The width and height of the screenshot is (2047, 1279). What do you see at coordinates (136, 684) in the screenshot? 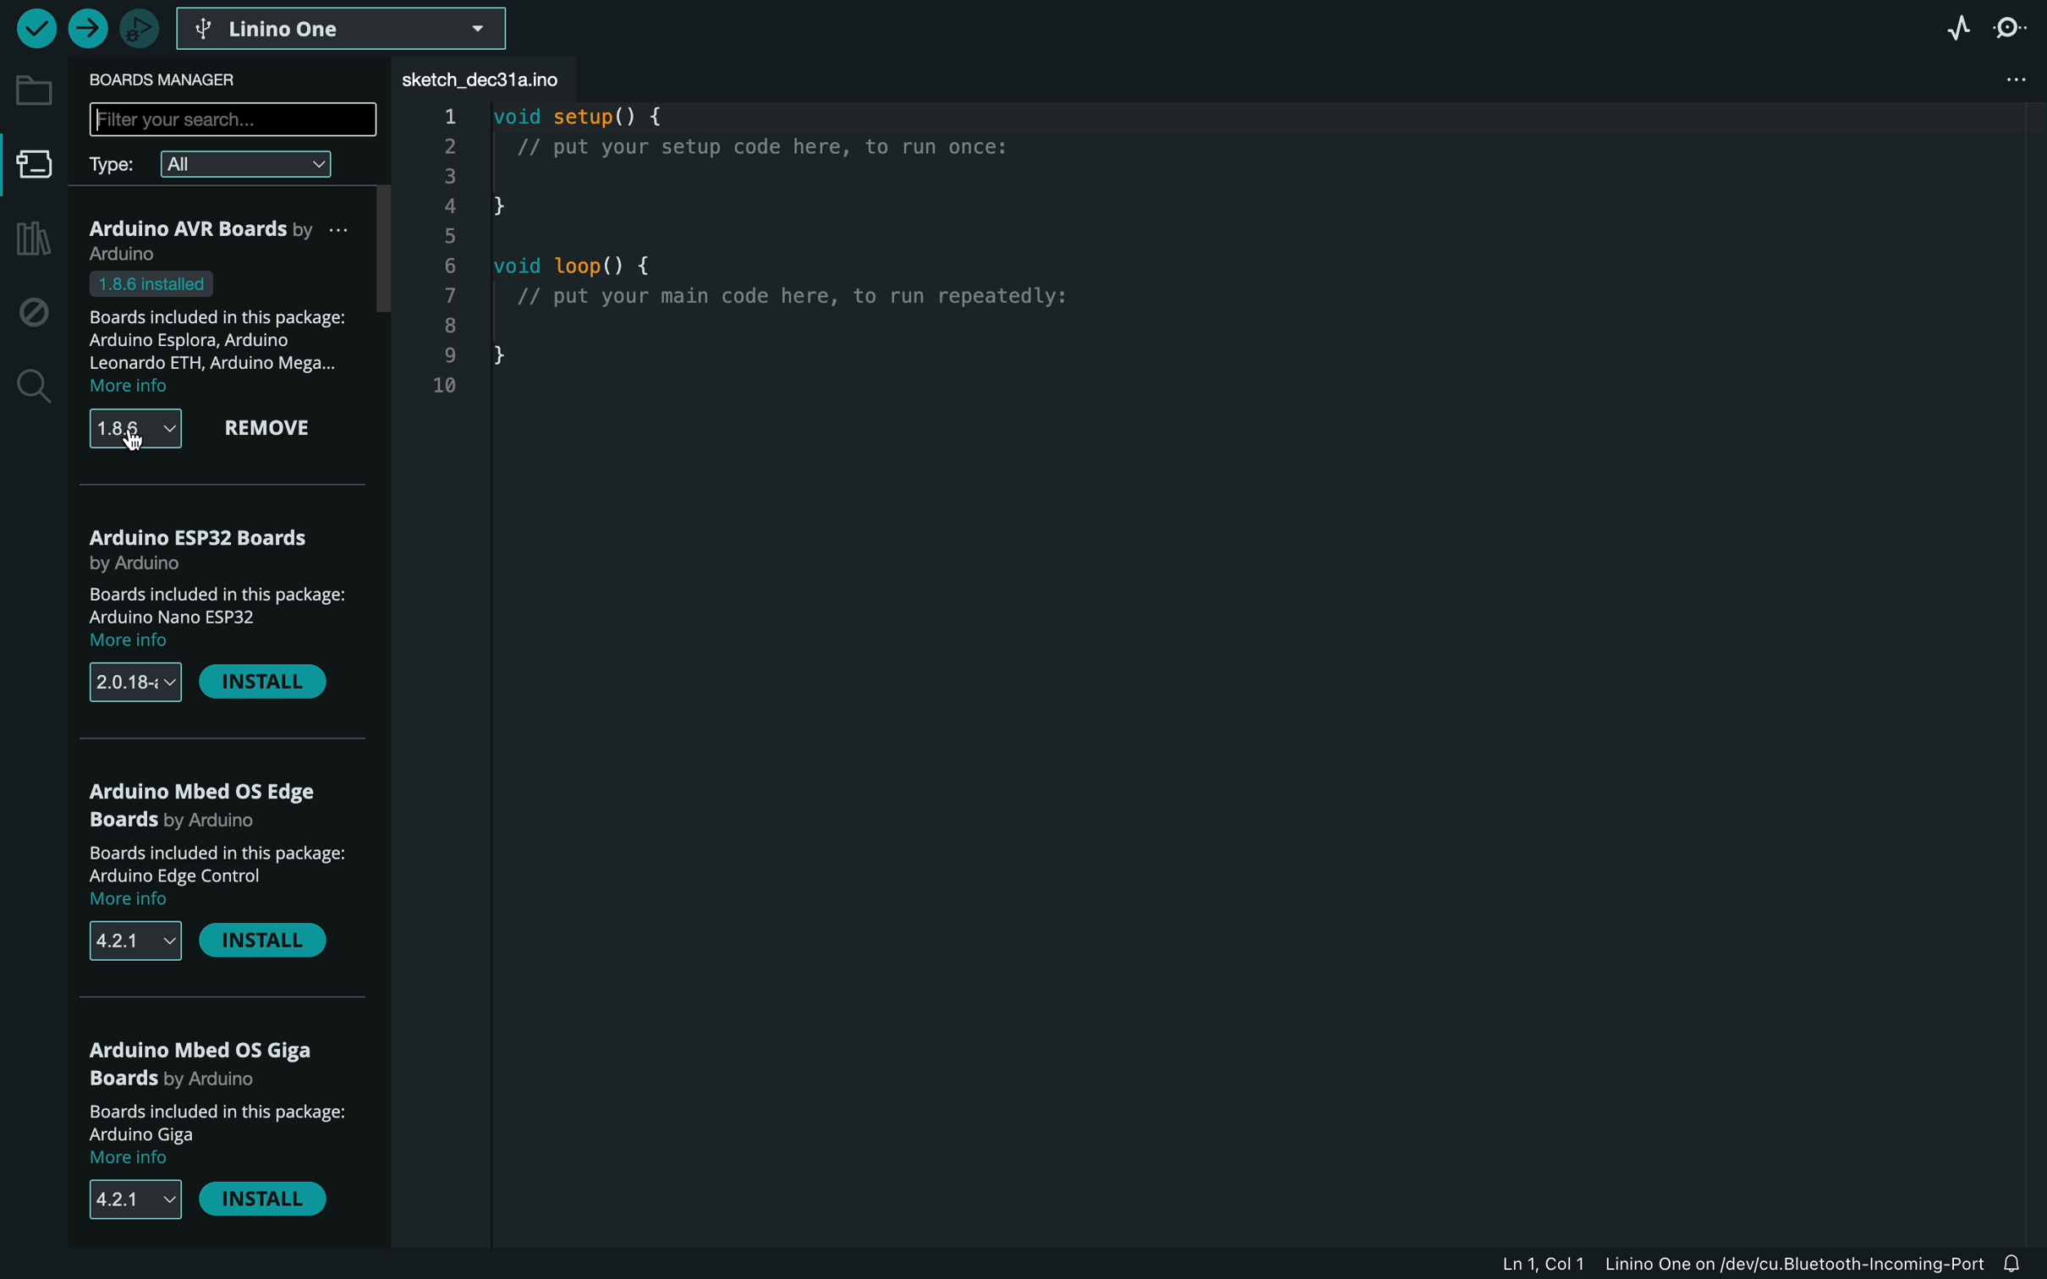
I see `versions` at bounding box center [136, 684].